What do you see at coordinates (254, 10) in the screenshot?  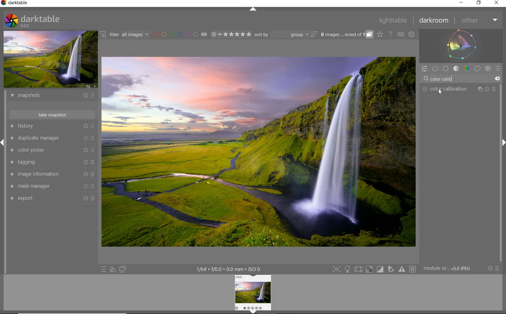 I see `EXPAND/COLLAPSE` at bounding box center [254, 10].